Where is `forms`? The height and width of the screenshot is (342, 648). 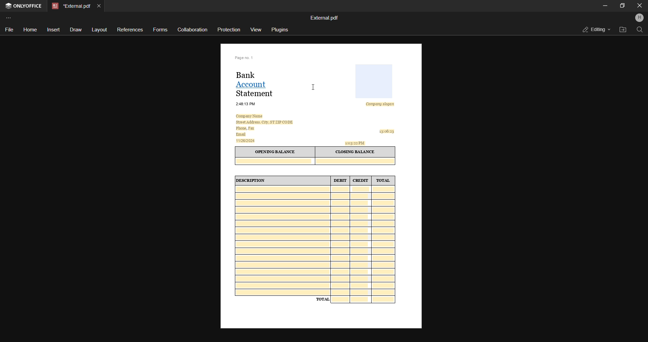 forms is located at coordinates (161, 30).